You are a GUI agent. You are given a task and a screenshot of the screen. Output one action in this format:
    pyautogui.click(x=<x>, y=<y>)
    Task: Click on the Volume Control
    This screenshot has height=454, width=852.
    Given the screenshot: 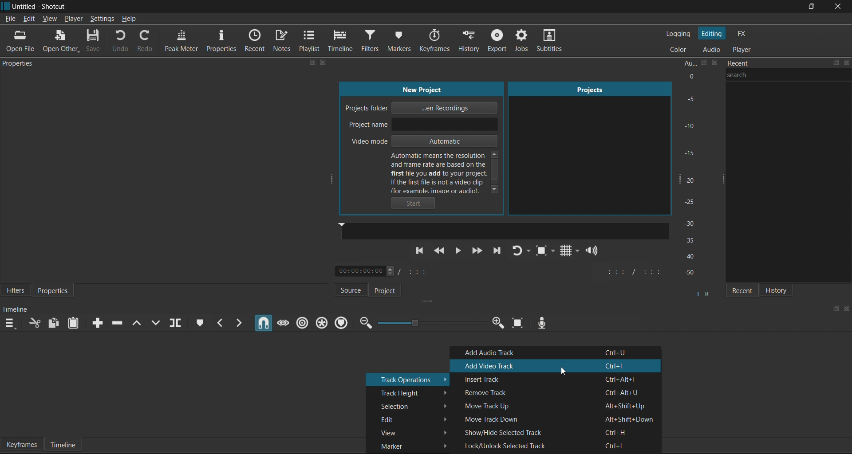 What is the action you would take?
    pyautogui.click(x=593, y=251)
    